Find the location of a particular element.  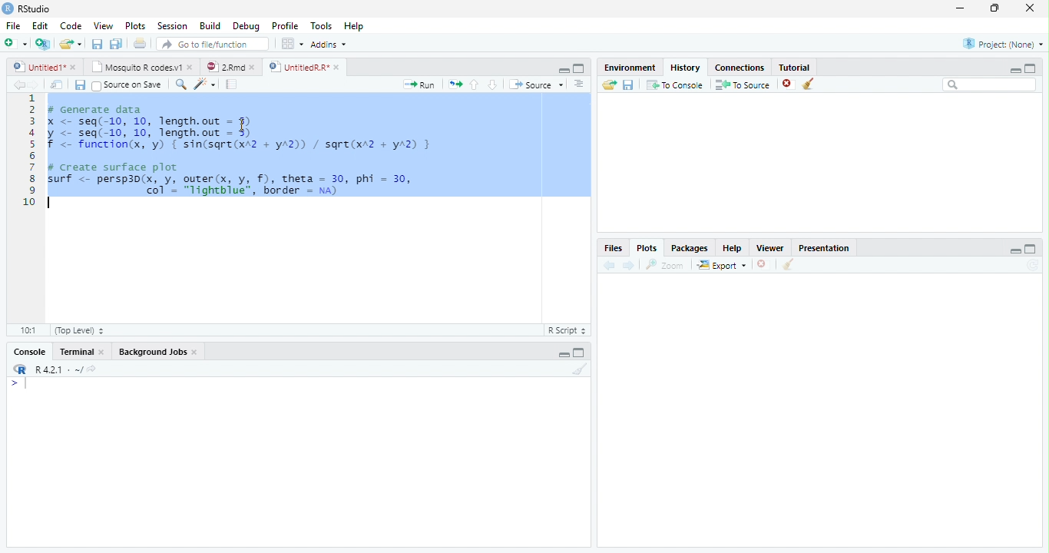

Source on Save is located at coordinates (128, 84).